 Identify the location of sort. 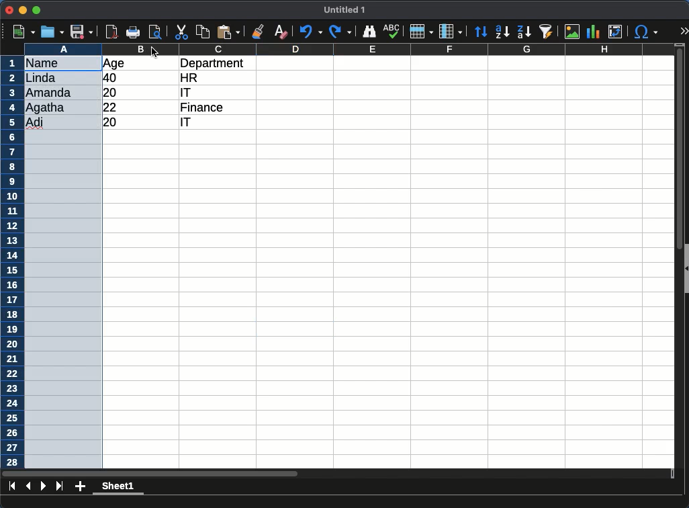
(548, 32).